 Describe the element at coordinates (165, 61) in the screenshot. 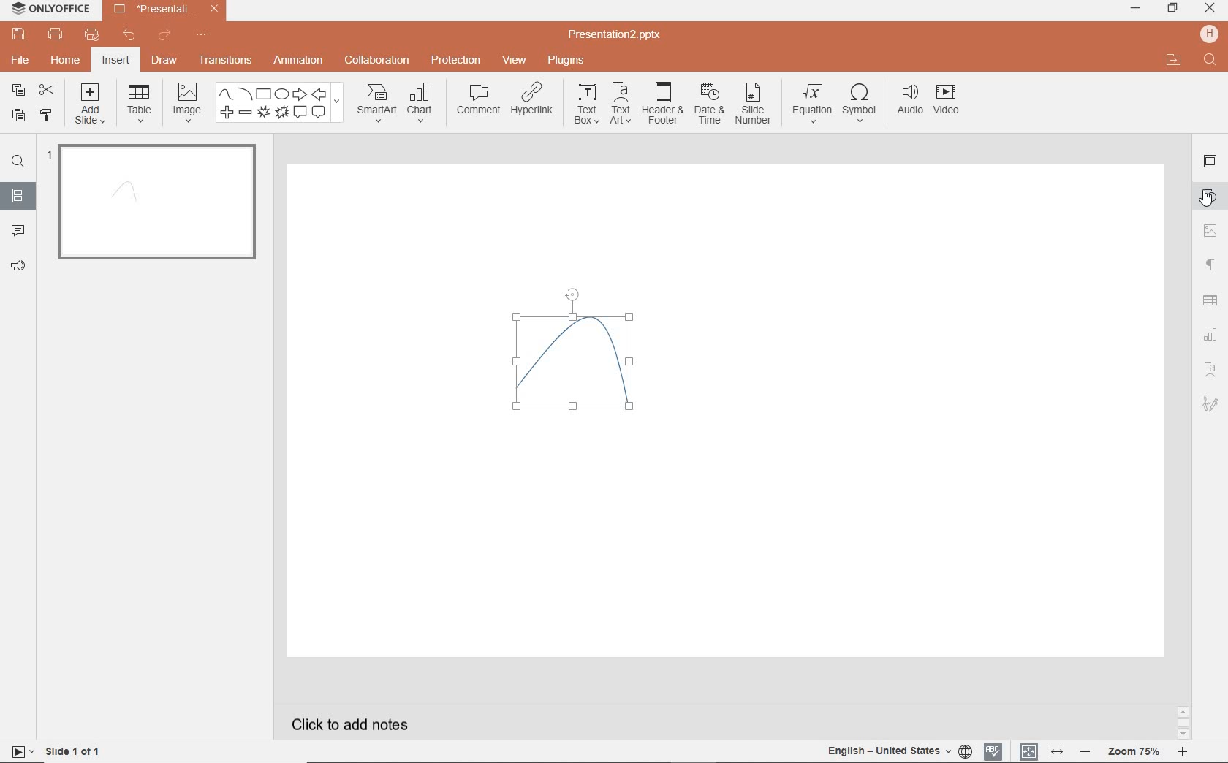

I see `DRAW` at that location.